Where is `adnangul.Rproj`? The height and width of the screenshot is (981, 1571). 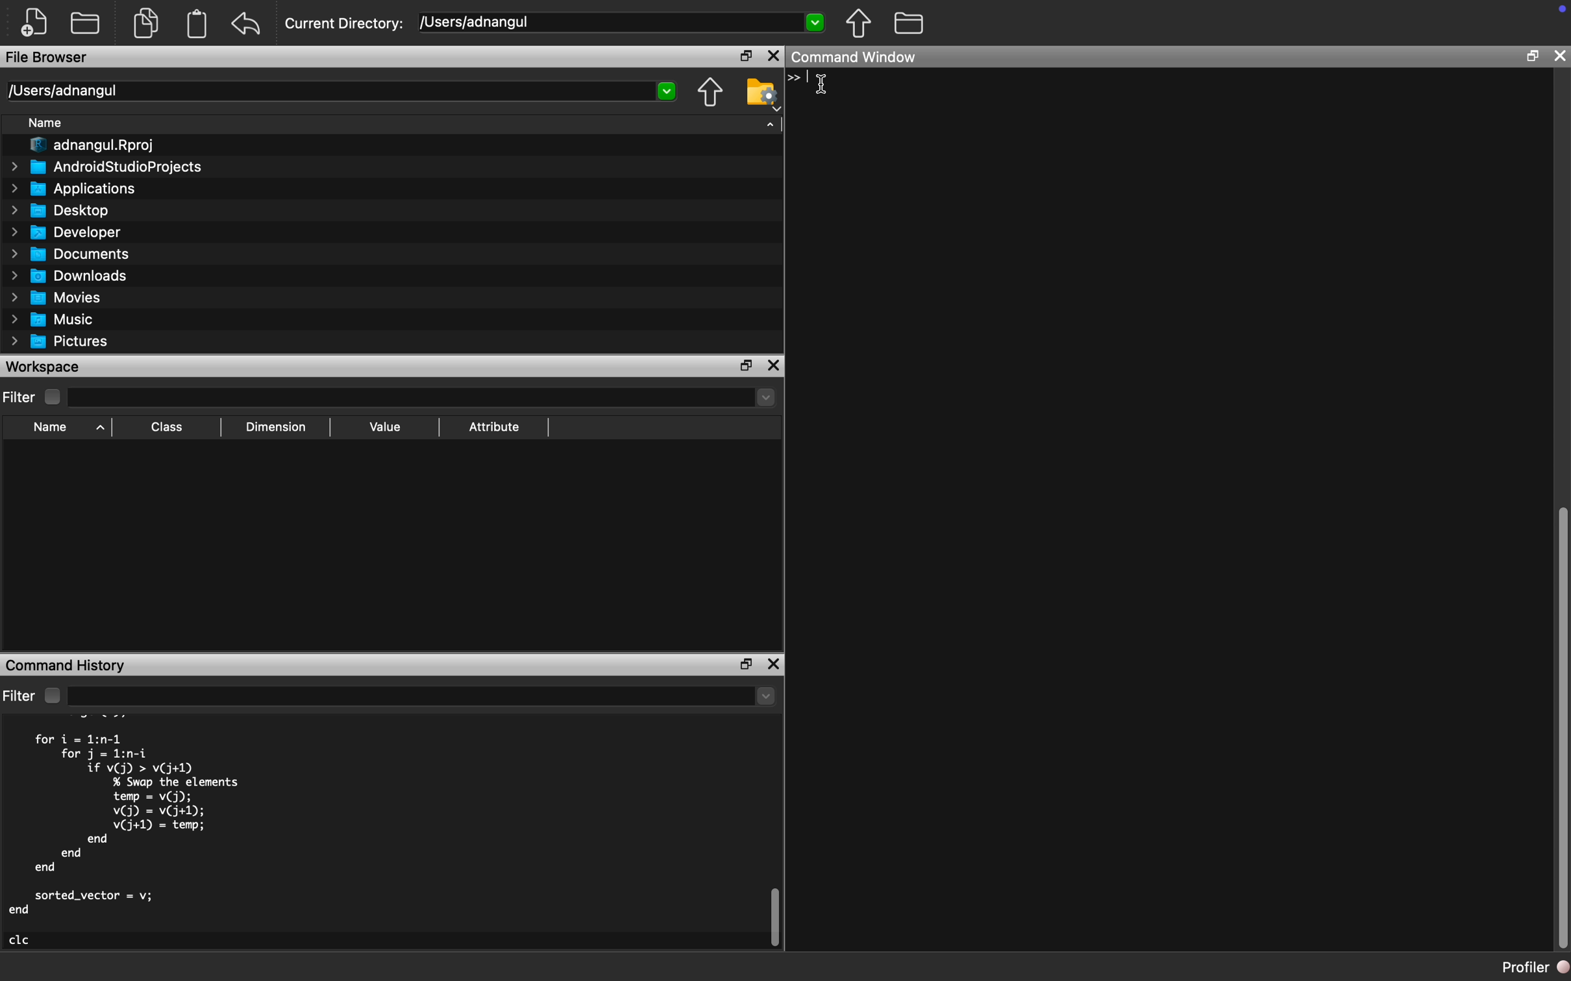
adnangul.Rproj is located at coordinates (92, 145).